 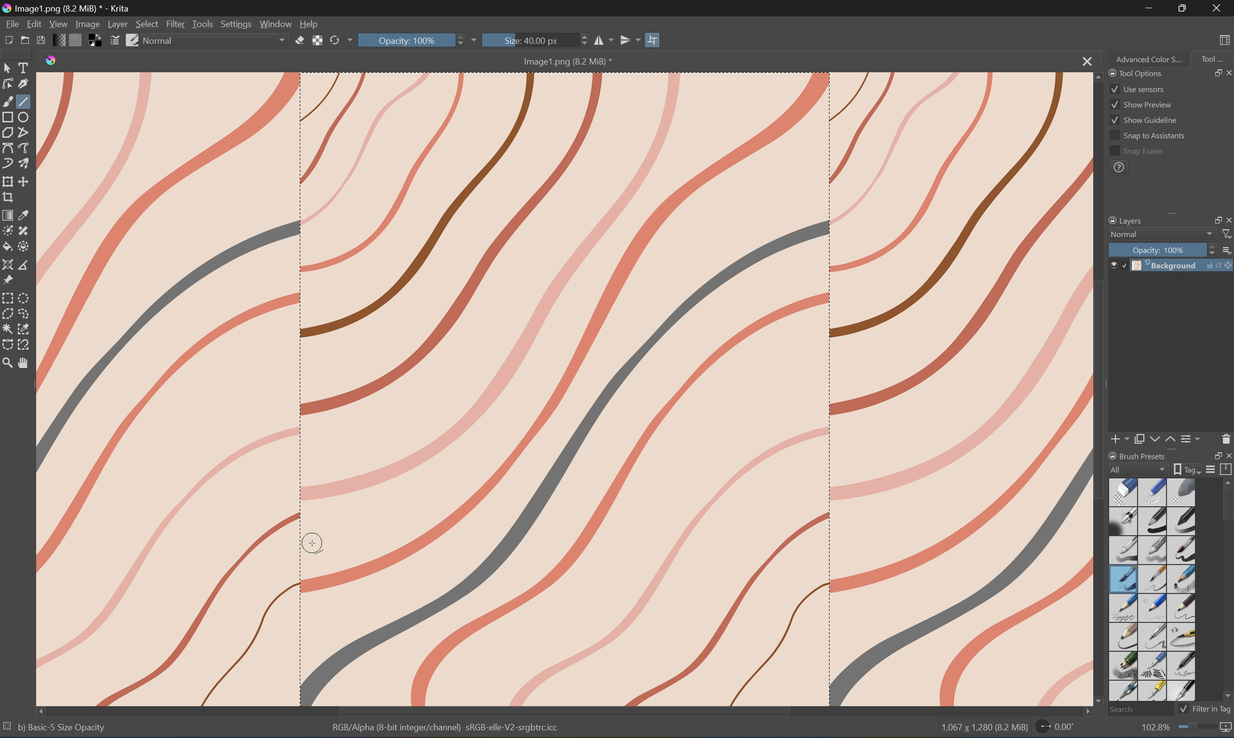 I want to click on Multibrush tool, so click(x=25, y=162).